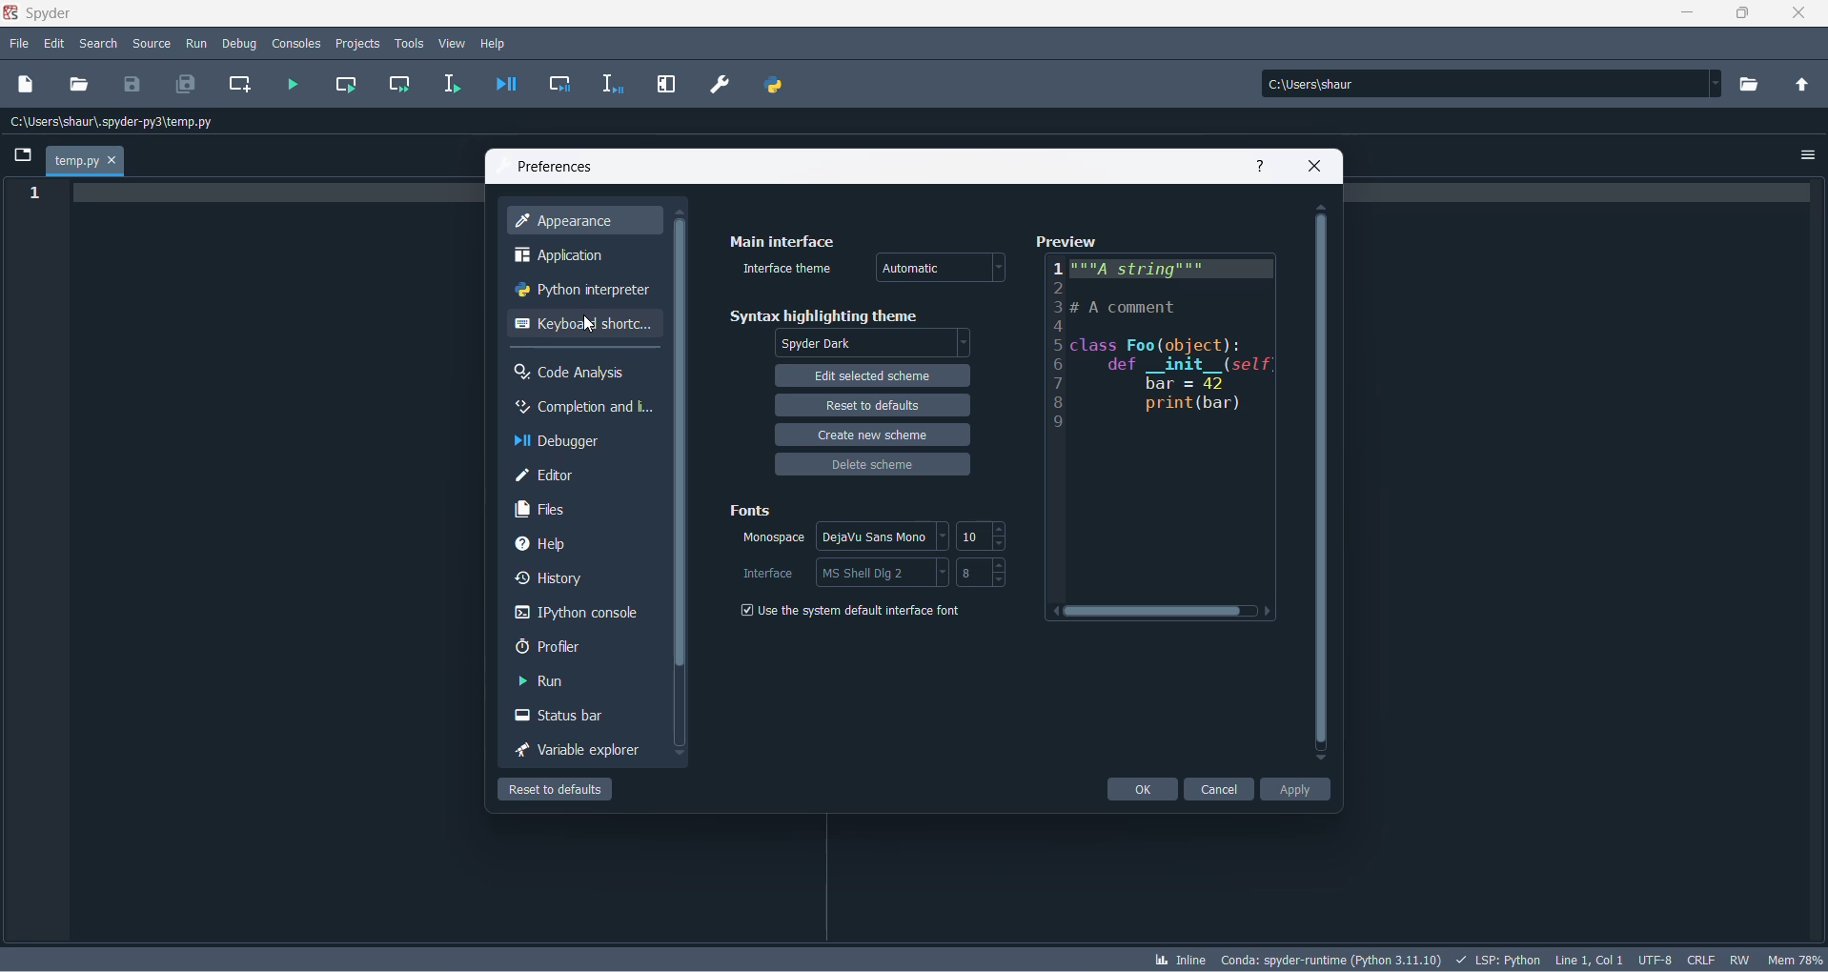 This screenshot has width=1828, height=972. What do you see at coordinates (834, 314) in the screenshot?
I see `syntax highlighting theme` at bounding box center [834, 314].